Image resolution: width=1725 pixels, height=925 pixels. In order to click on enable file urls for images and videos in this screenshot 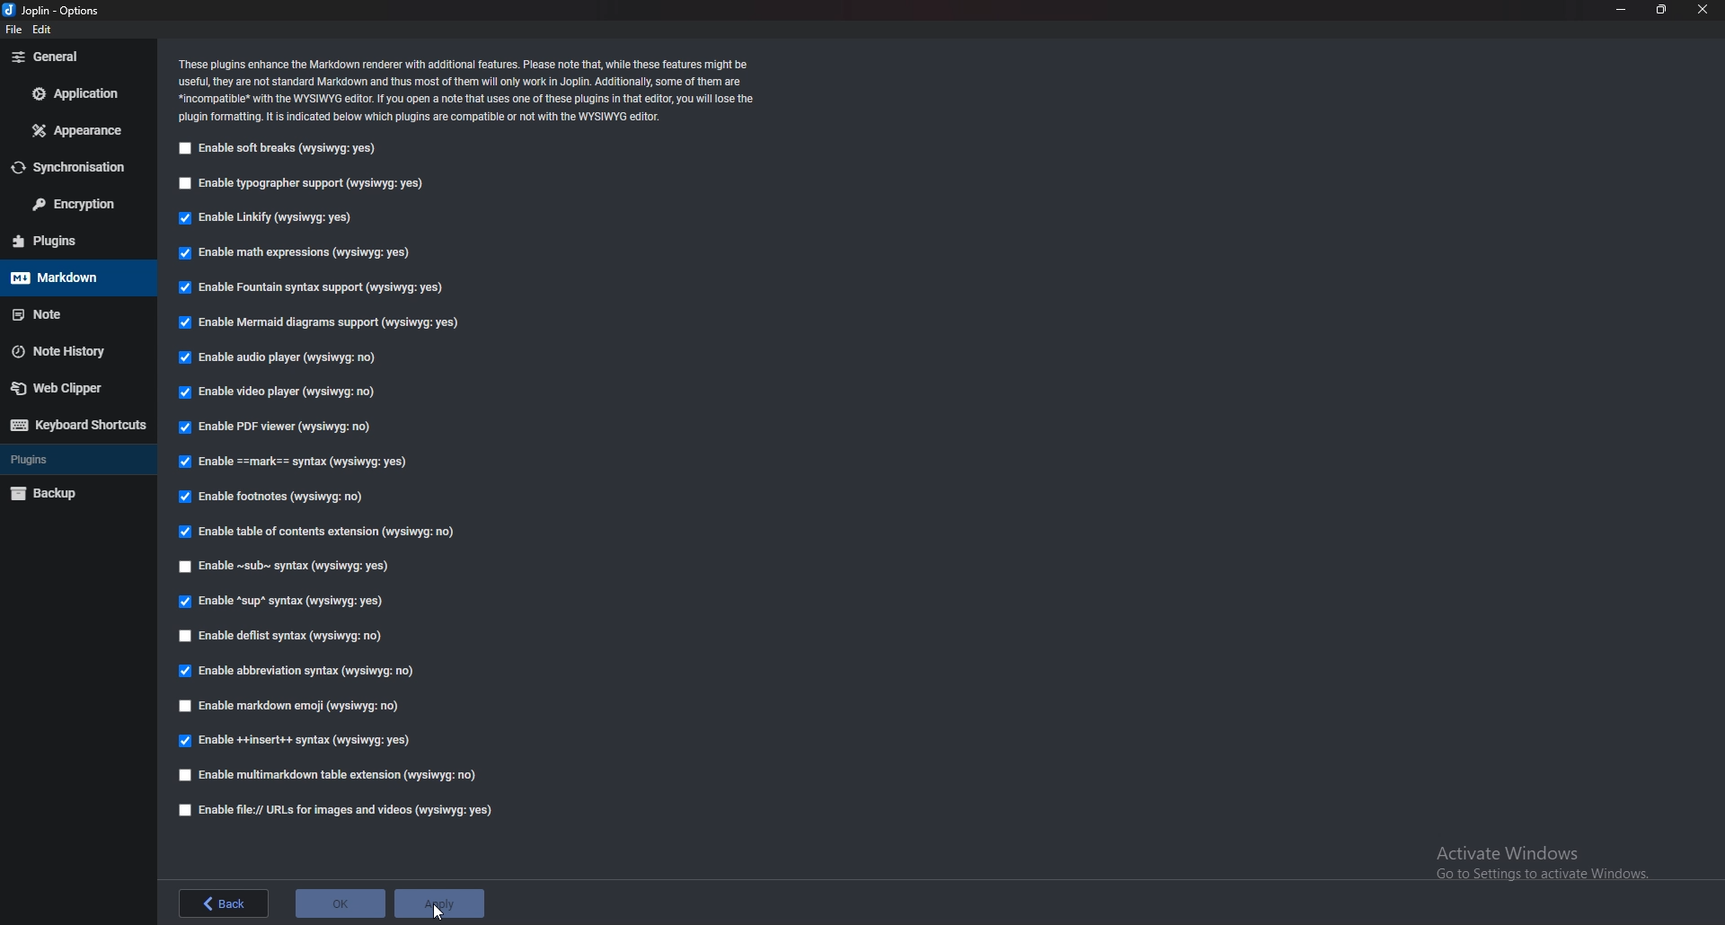, I will do `click(337, 811)`.